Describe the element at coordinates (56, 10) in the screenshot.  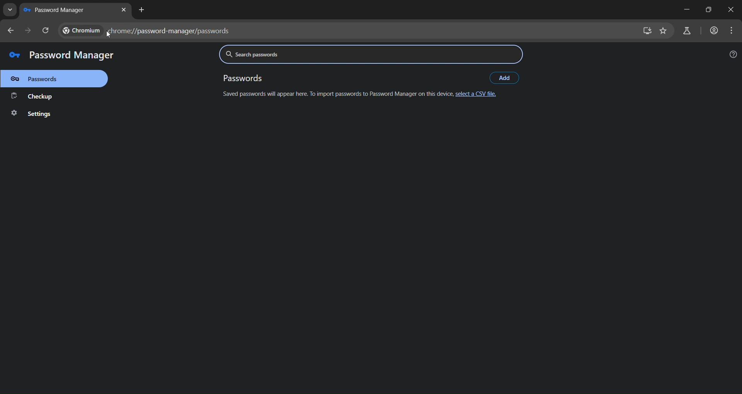
I see `tab` at that location.